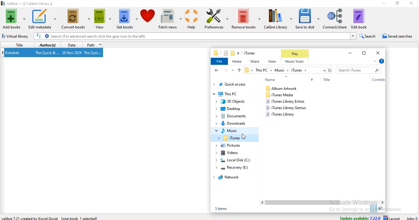  Describe the element at coordinates (235, 85) in the screenshot. I see `quick access` at that location.